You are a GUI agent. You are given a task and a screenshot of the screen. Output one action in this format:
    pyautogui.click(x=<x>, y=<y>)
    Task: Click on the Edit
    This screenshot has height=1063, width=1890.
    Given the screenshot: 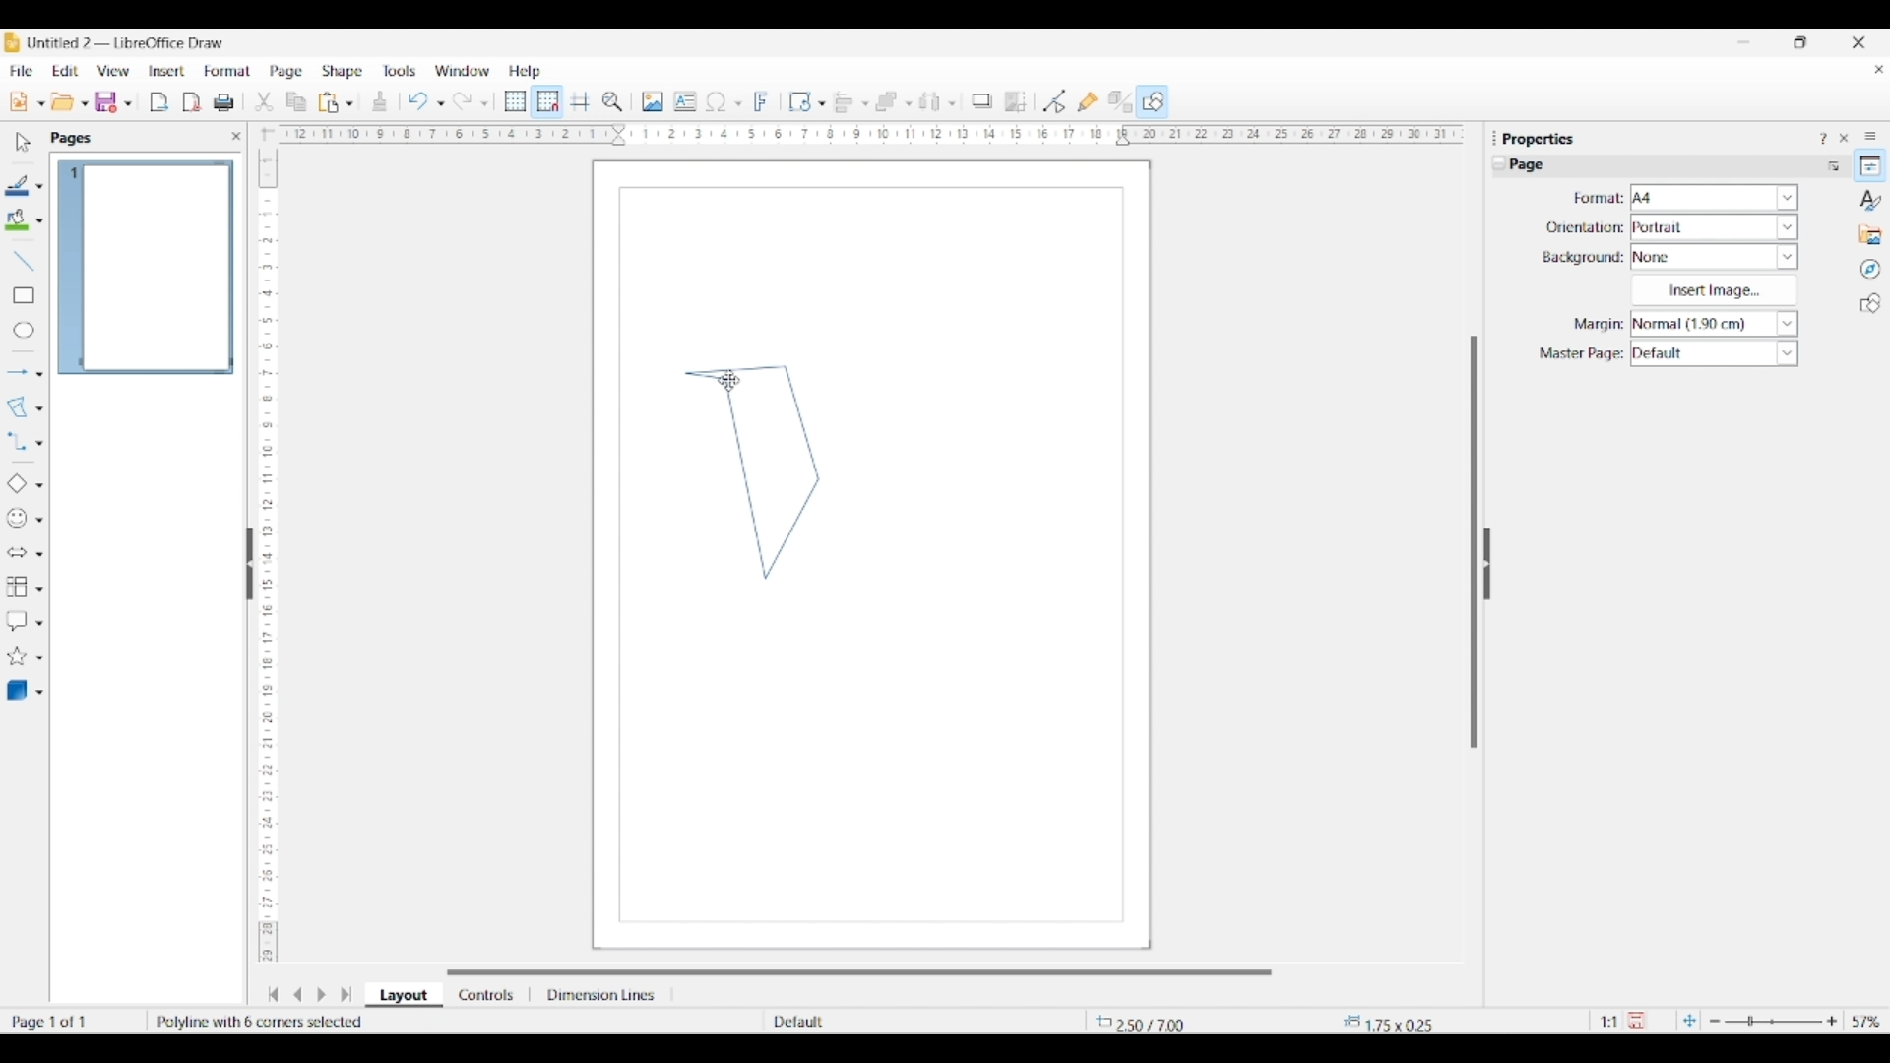 What is the action you would take?
    pyautogui.click(x=65, y=71)
    